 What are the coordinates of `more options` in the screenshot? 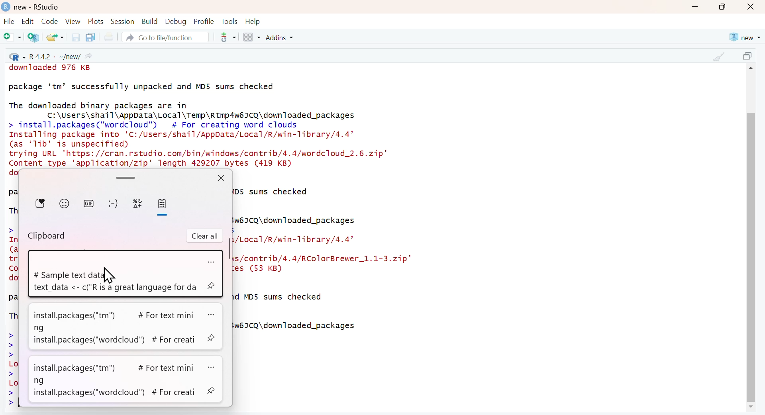 It's located at (214, 315).